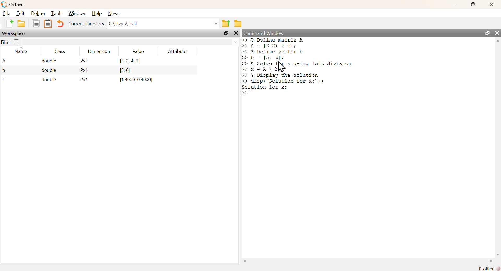 This screenshot has width=501, height=271. Describe the element at coordinates (57, 13) in the screenshot. I see `tools` at that location.